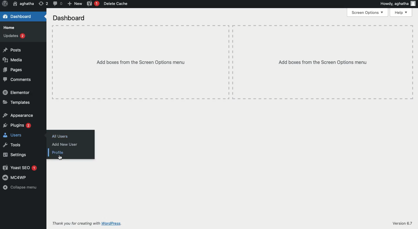  Describe the element at coordinates (60, 158) in the screenshot. I see `Cursor` at that location.